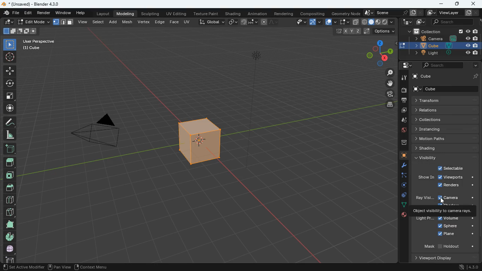 The height and width of the screenshot is (271, 482). I want to click on search, so click(442, 65).